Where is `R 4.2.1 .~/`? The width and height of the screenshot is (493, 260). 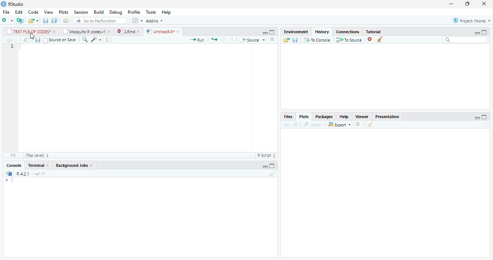
R 4.2.1 .~/ is located at coordinates (26, 173).